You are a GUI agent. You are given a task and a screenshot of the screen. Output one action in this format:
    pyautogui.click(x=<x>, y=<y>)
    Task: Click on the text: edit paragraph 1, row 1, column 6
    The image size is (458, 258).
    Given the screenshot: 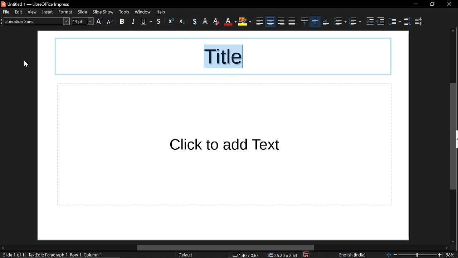 What is the action you would take?
    pyautogui.click(x=68, y=255)
    